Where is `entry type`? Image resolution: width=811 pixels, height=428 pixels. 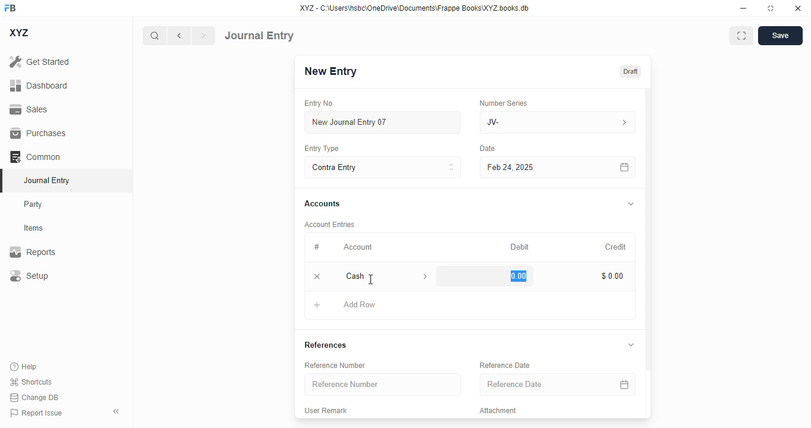 entry type is located at coordinates (322, 149).